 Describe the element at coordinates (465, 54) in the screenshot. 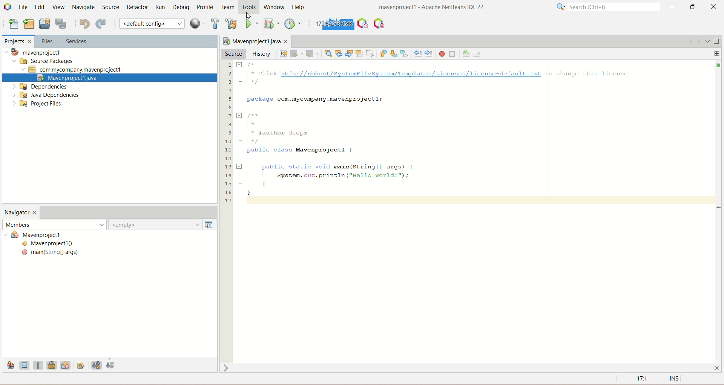

I see `comment` at that location.